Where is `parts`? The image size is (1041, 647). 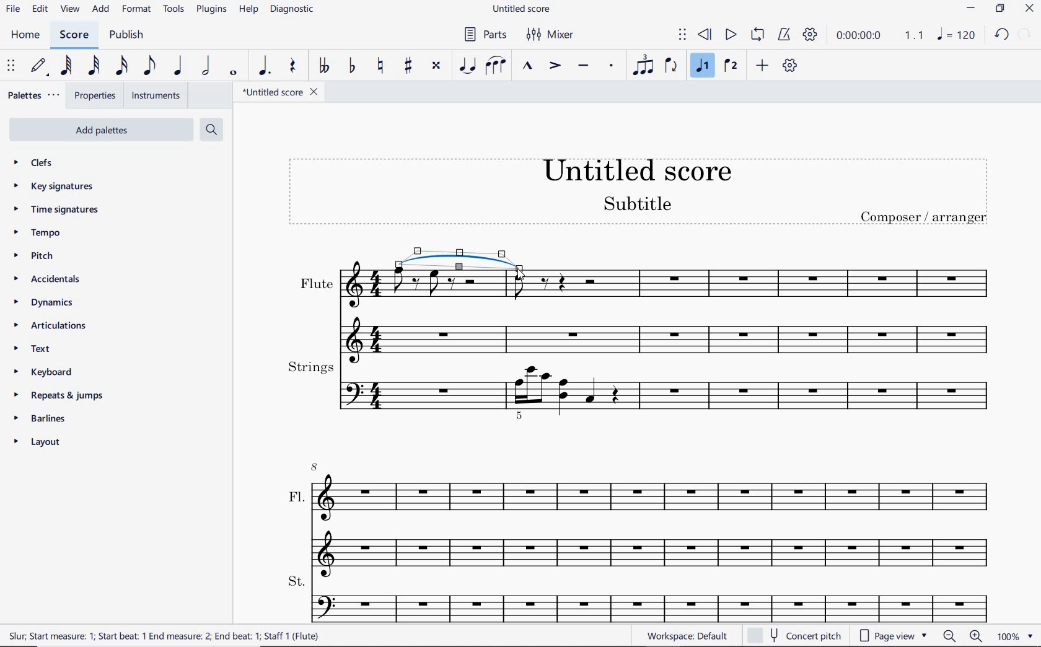
parts is located at coordinates (486, 35).